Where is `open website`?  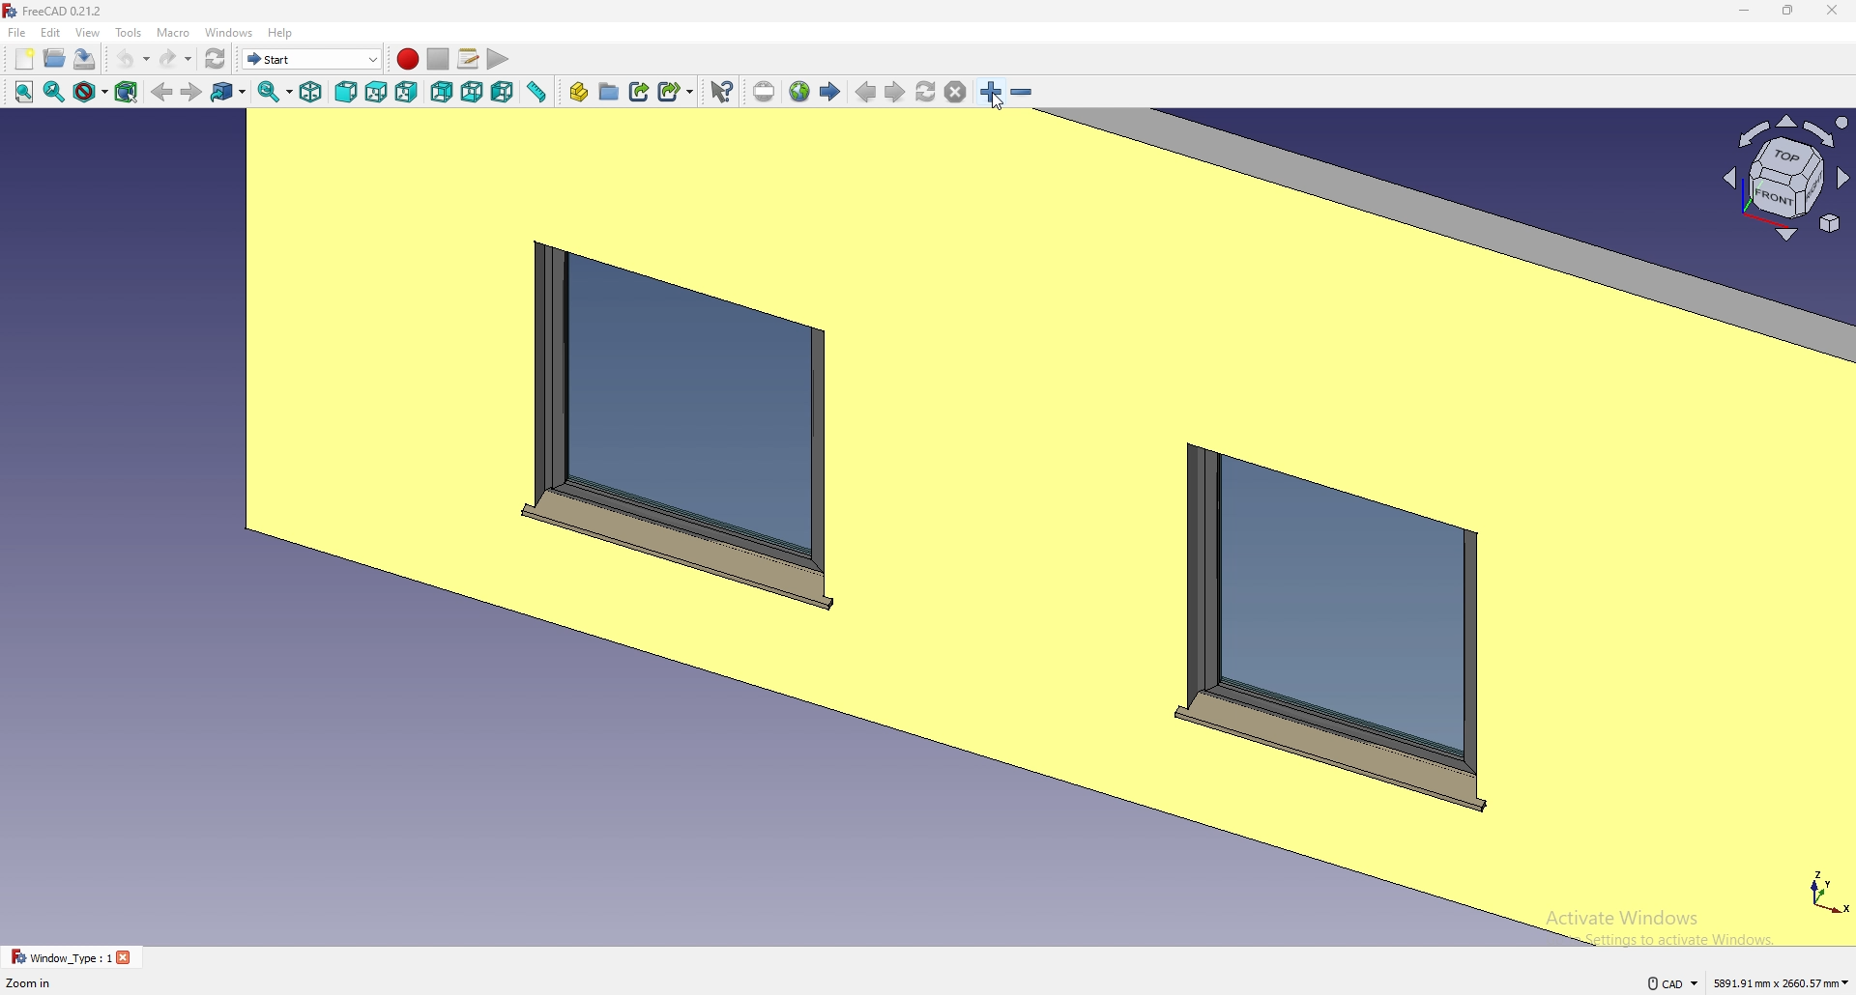 open website is located at coordinates (799, 92).